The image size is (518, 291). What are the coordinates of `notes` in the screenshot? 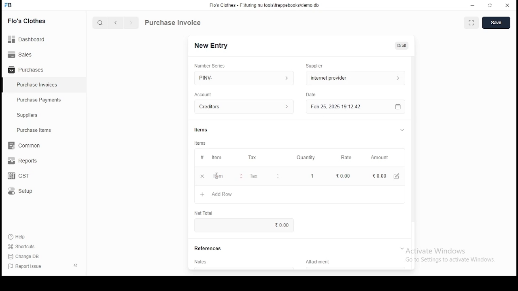 It's located at (201, 261).